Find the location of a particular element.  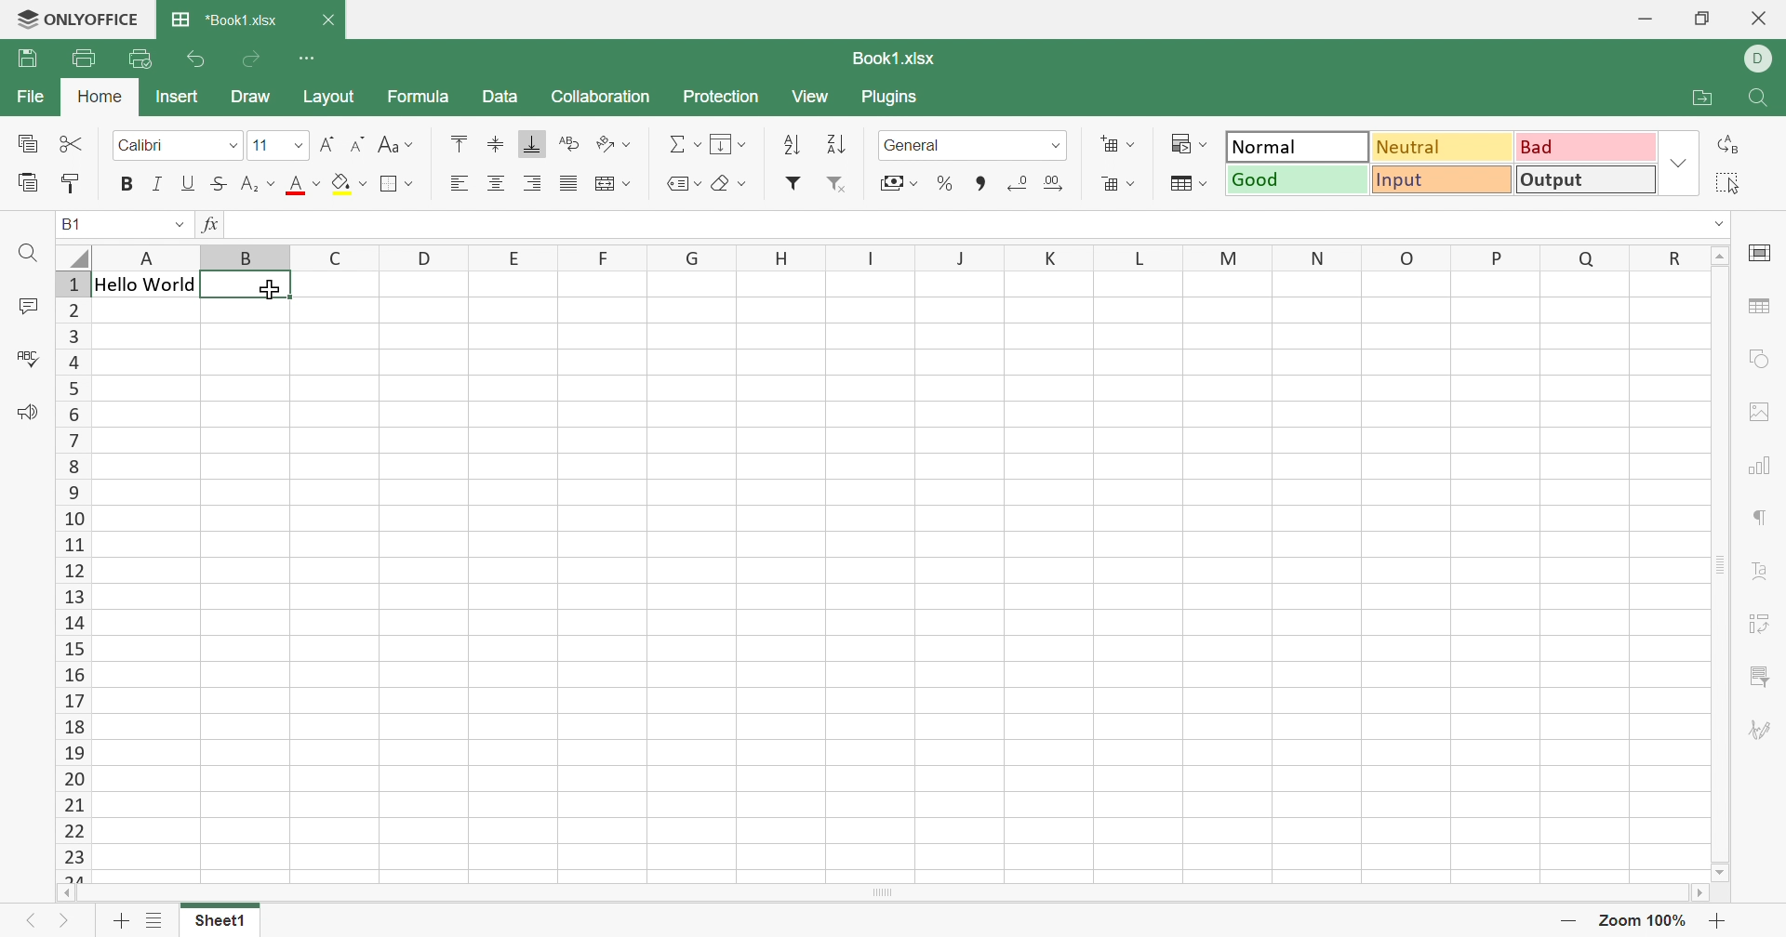

Scroll Bar is located at coordinates (1718, 565).